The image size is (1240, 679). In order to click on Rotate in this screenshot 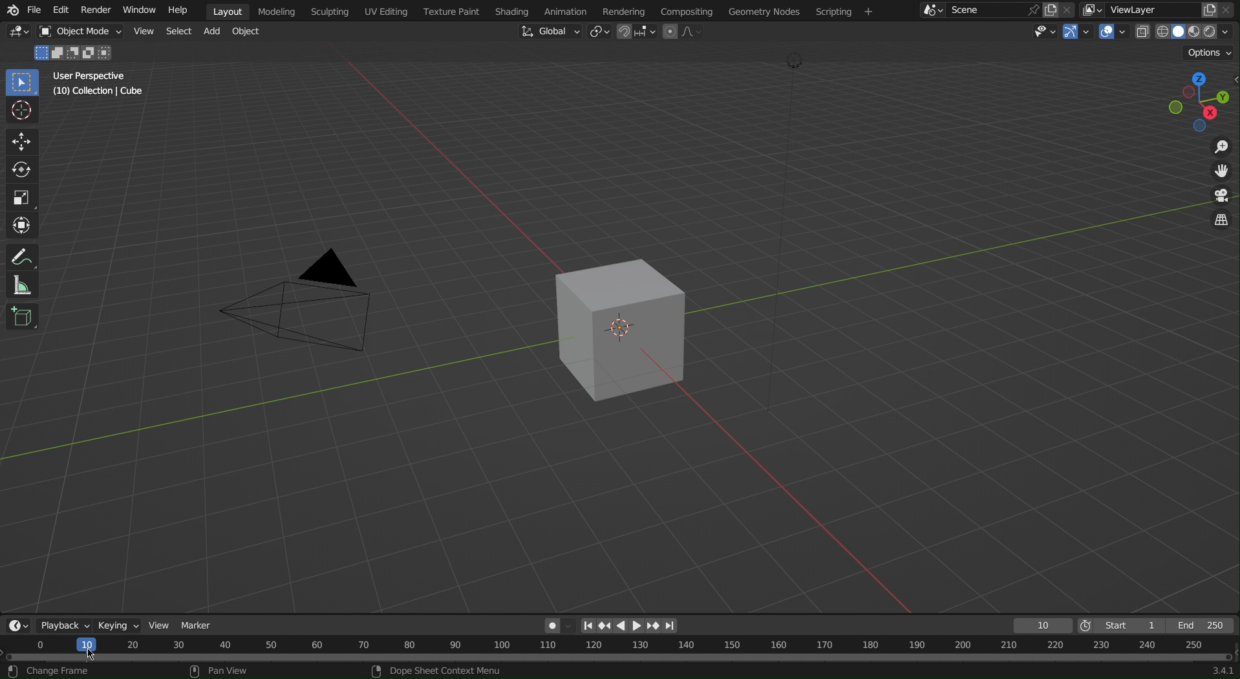, I will do `click(20, 168)`.